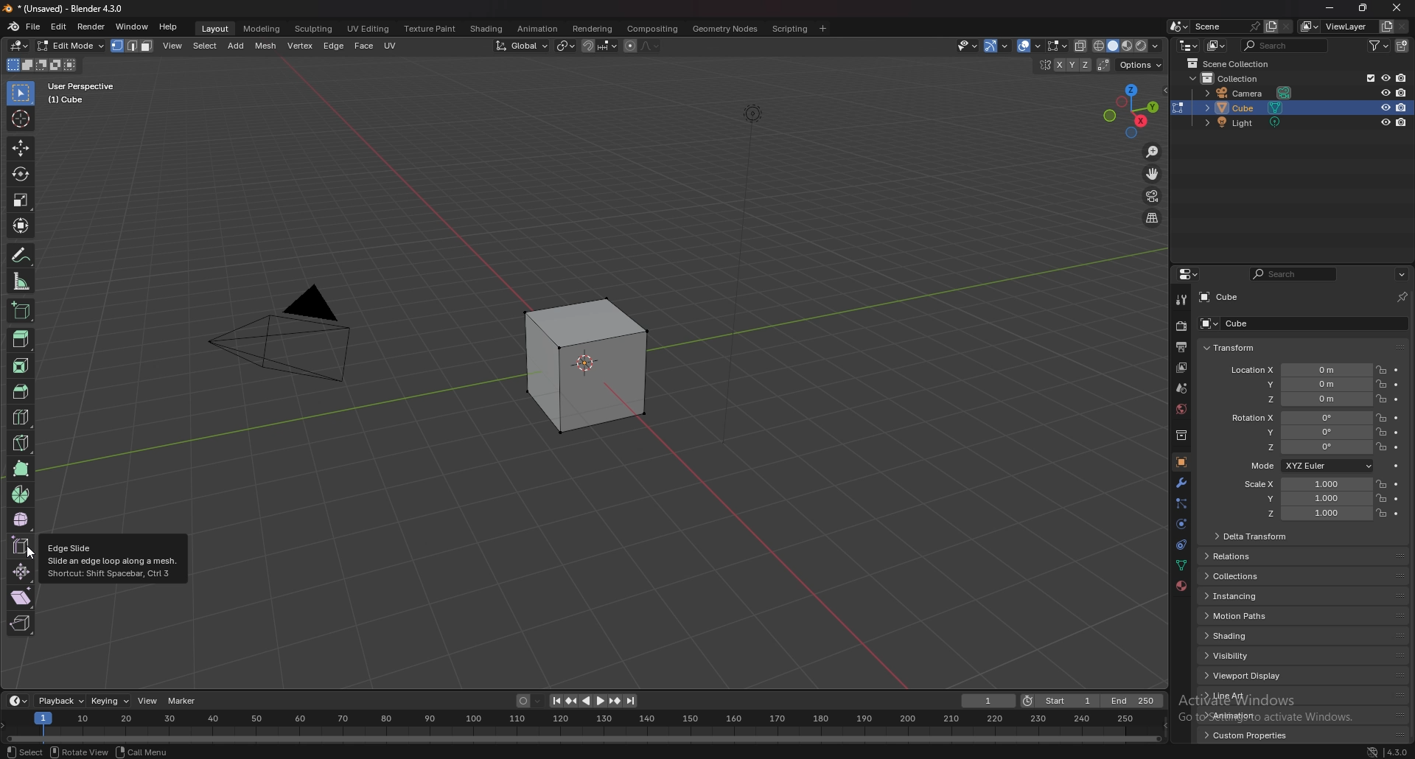  I want to click on scripting, so click(788, 29).